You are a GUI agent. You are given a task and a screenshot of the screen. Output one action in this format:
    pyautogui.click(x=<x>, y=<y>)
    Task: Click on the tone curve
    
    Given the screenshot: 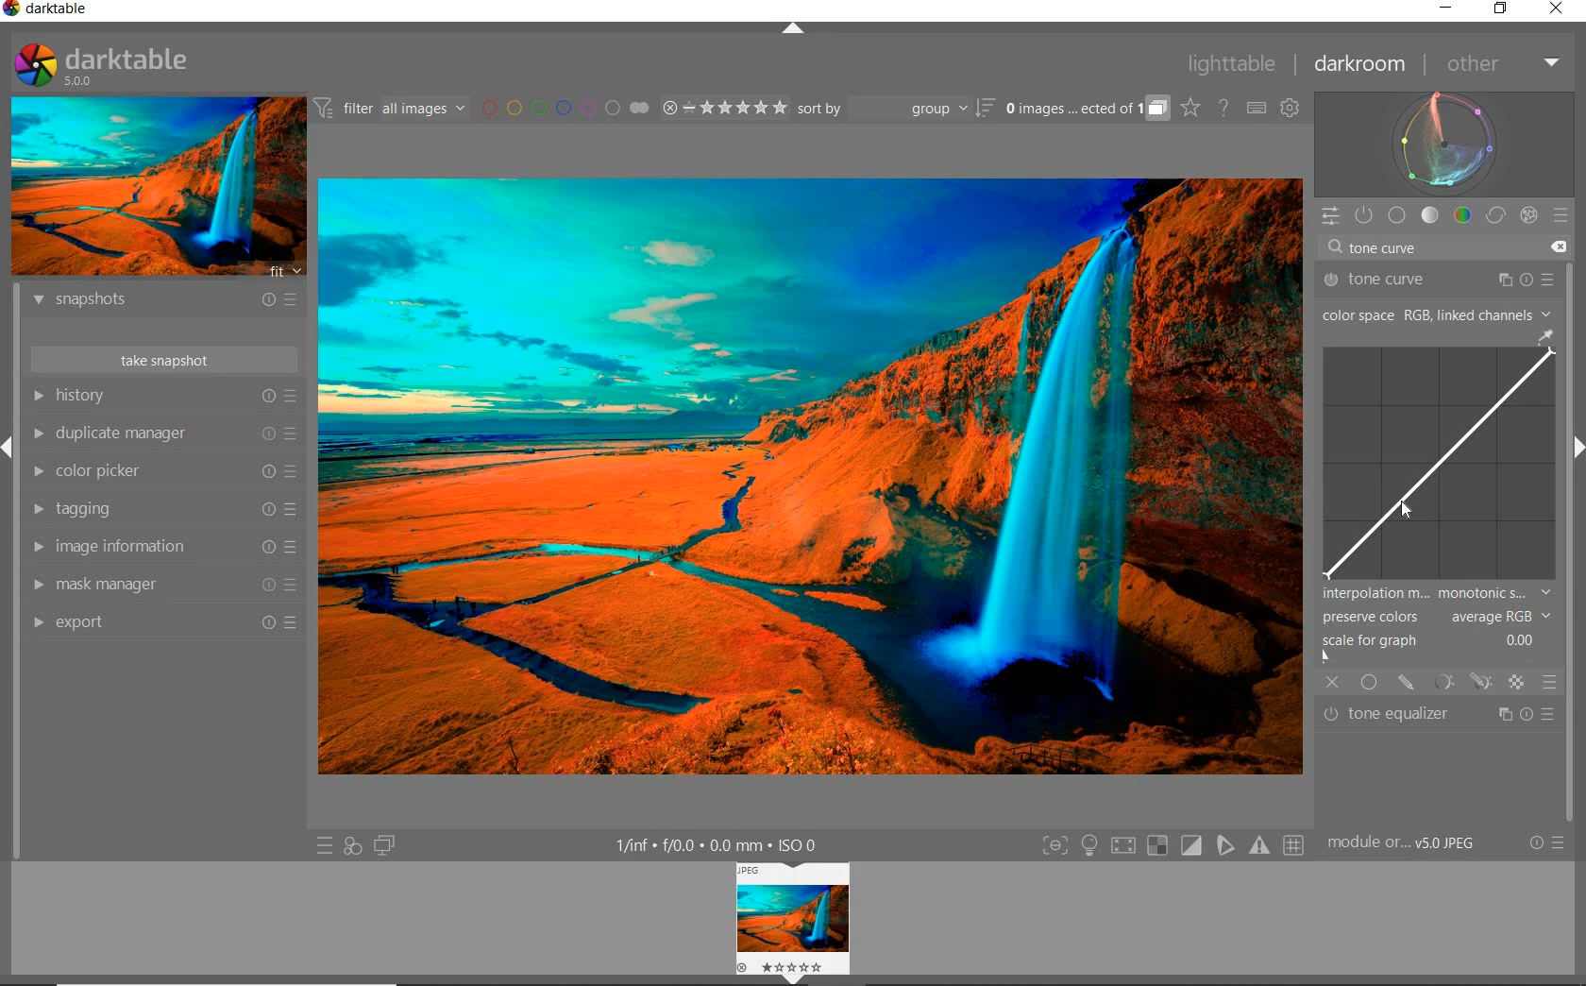 What is the action you would take?
    pyautogui.click(x=1436, y=280)
    